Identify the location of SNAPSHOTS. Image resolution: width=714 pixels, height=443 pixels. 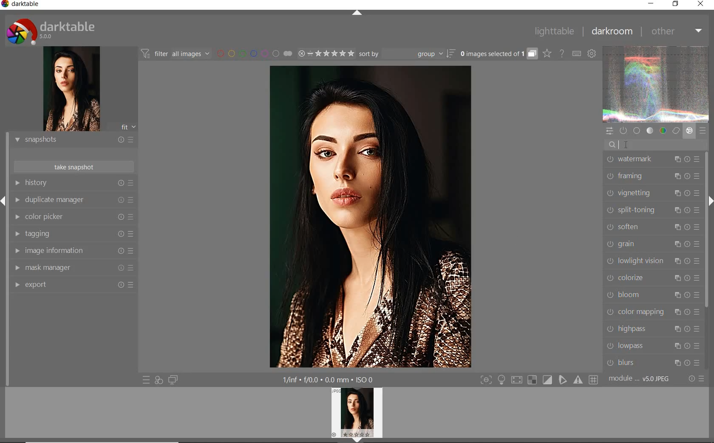
(72, 140).